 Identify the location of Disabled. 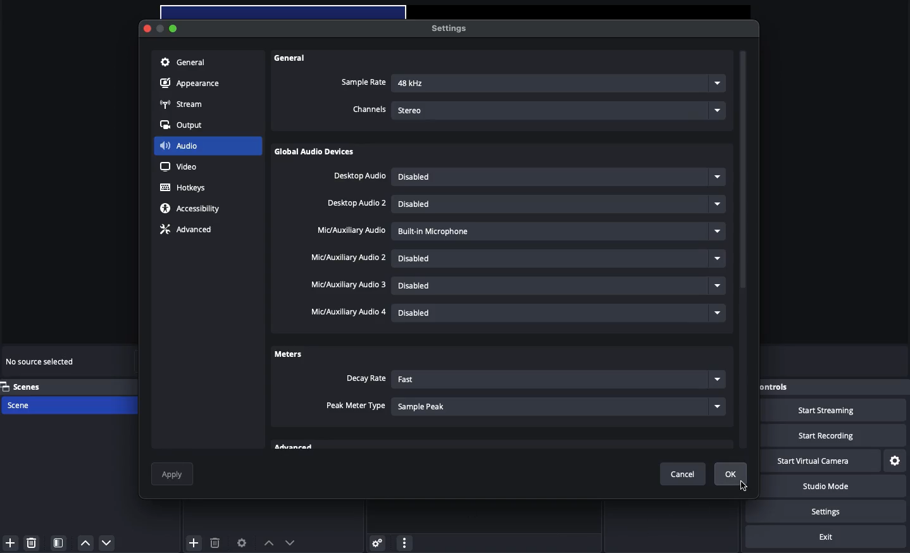
(558, 177).